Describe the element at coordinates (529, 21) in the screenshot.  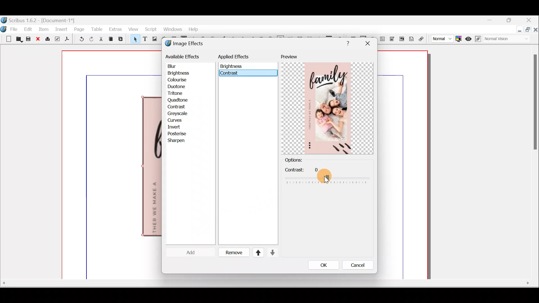
I see `Close` at that location.